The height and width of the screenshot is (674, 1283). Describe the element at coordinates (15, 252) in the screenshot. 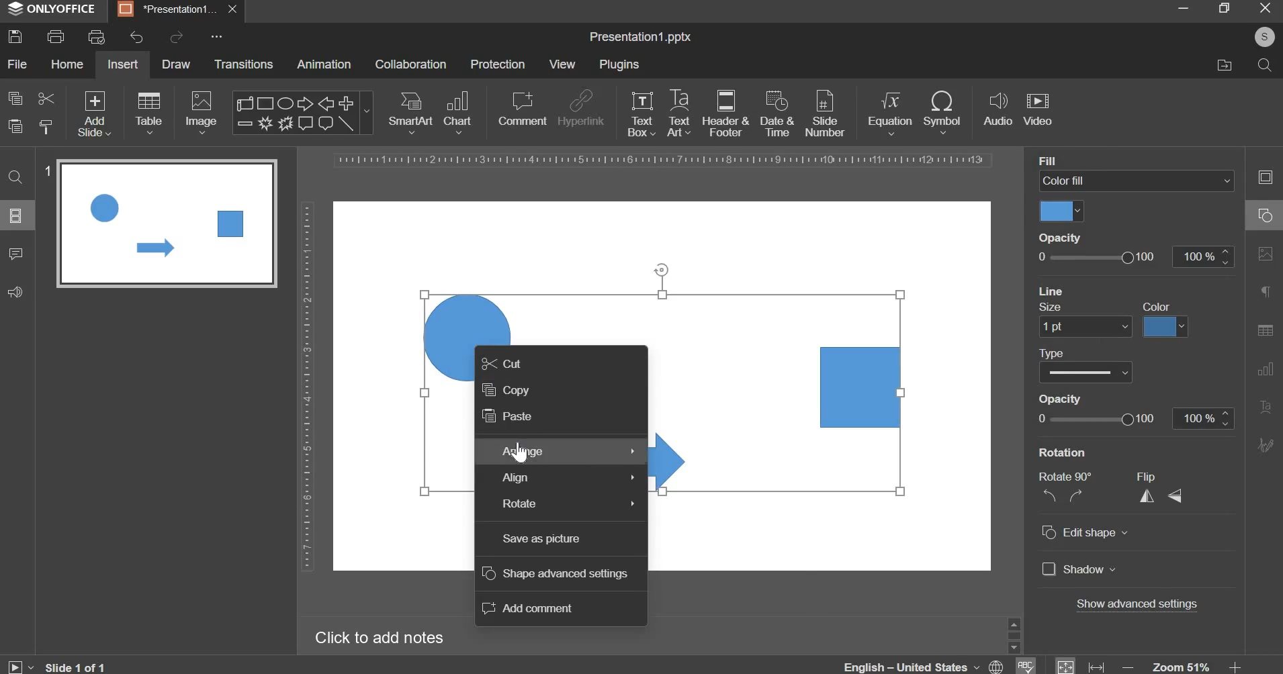

I see `comment` at that location.